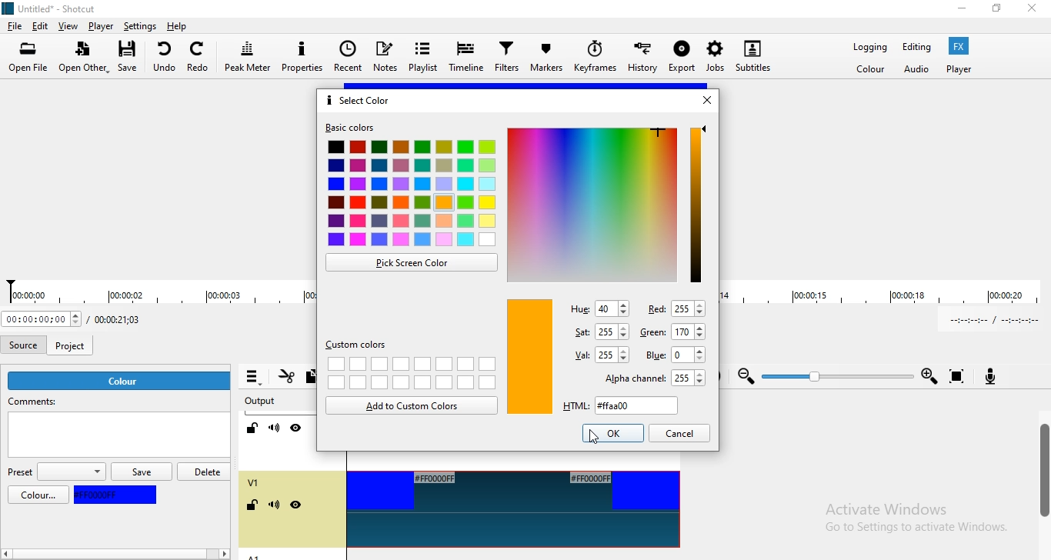  I want to click on Activate Windows |
Go to Settings to activate Windows., so click(909, 524).